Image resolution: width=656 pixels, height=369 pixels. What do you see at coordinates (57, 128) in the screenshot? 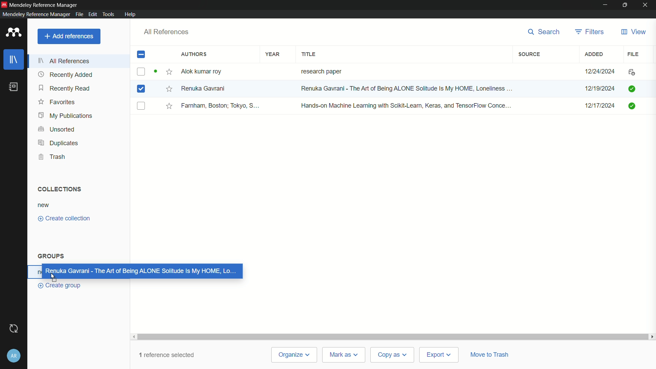
I see `unsorted` at bounding box center [57, 128].